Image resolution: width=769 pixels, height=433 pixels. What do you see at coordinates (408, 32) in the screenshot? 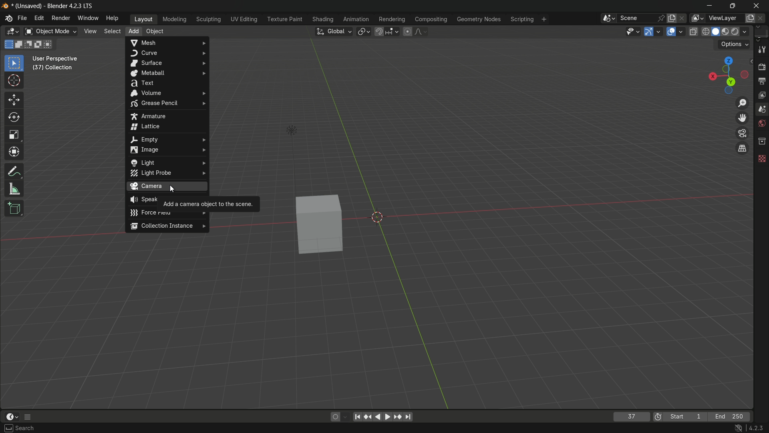
I see `proportional editing object` at bounding box center [408, 32].